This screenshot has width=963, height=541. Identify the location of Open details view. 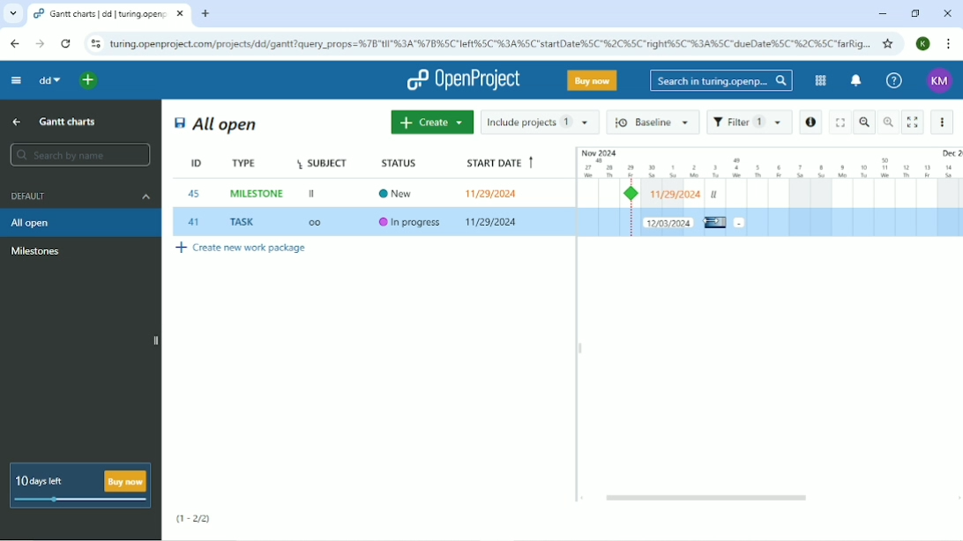
(810, 122).